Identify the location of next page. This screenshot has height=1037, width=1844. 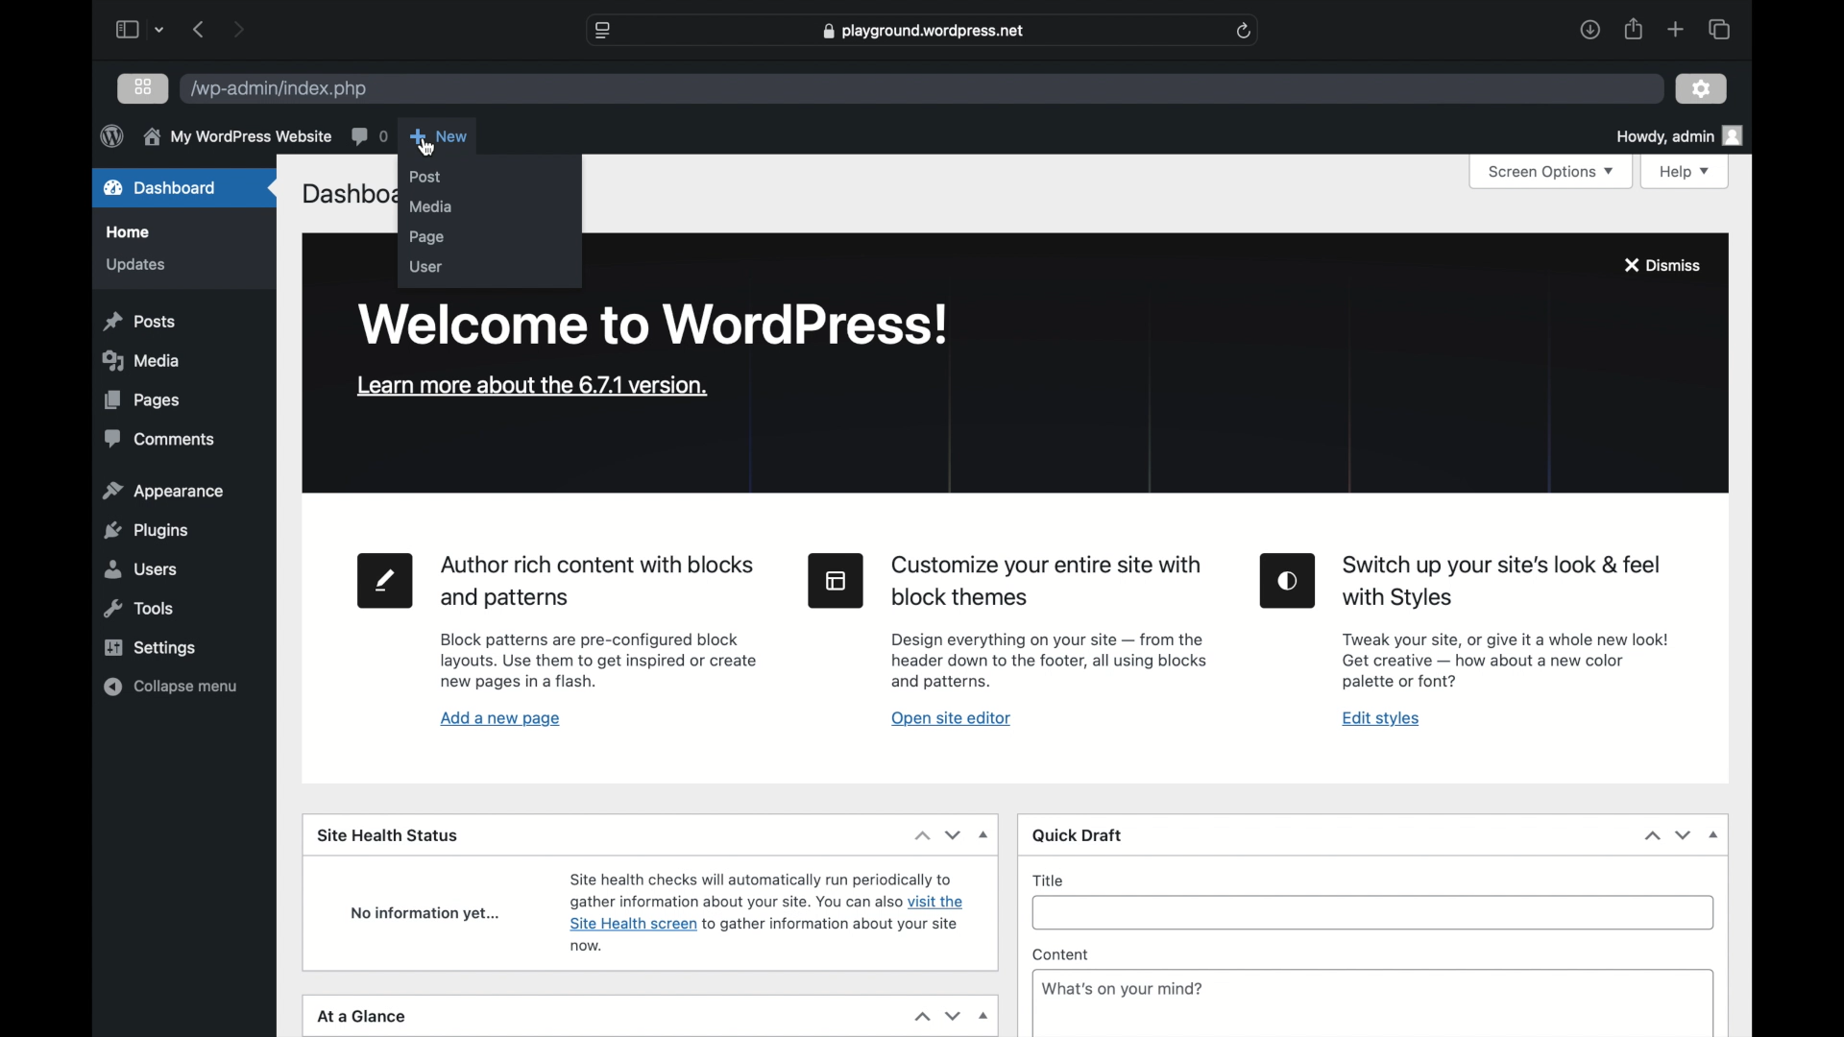
(240, 28).